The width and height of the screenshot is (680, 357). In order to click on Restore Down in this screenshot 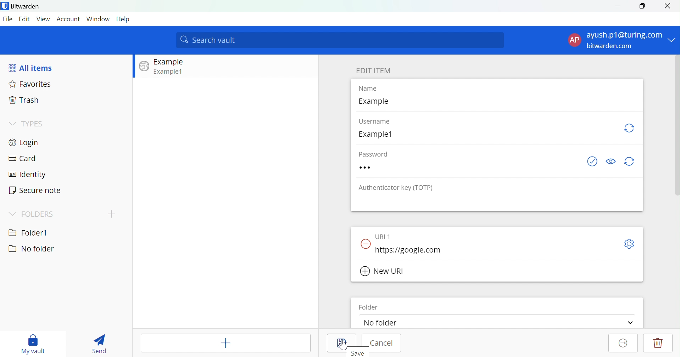, I will do `click(642, 6)`.